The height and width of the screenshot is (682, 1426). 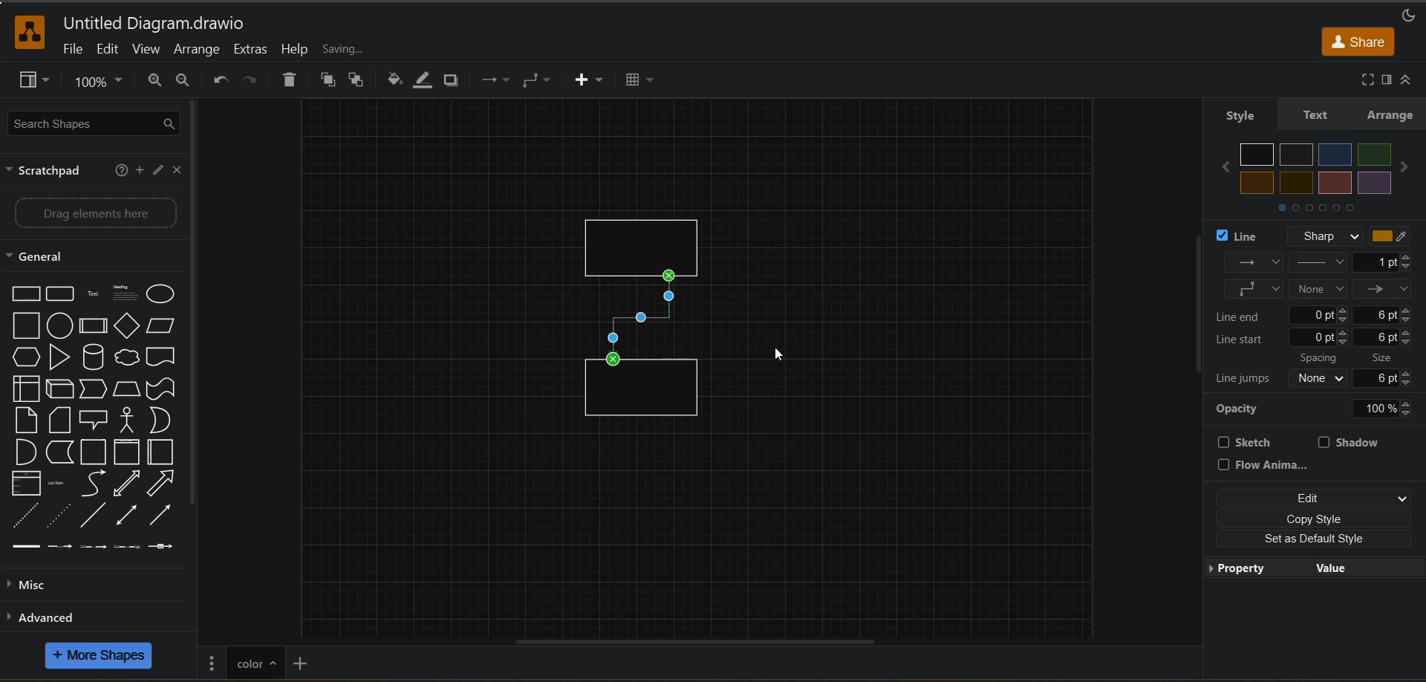 I want to click on Vertical Container, so click(x=129, y=452).